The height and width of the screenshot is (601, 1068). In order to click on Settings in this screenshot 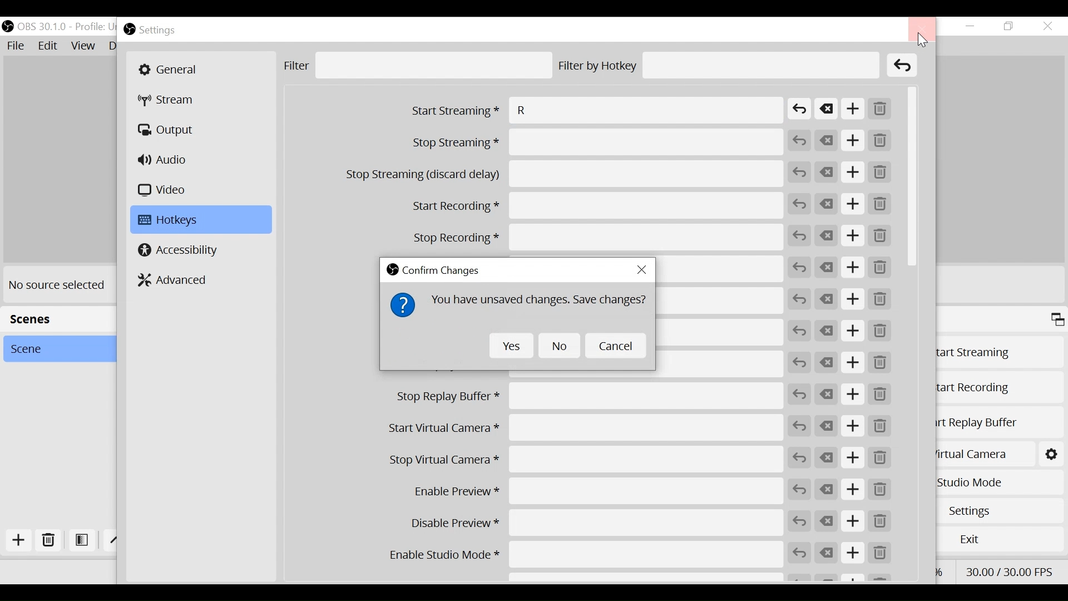, I will do `click(161, 29)`.